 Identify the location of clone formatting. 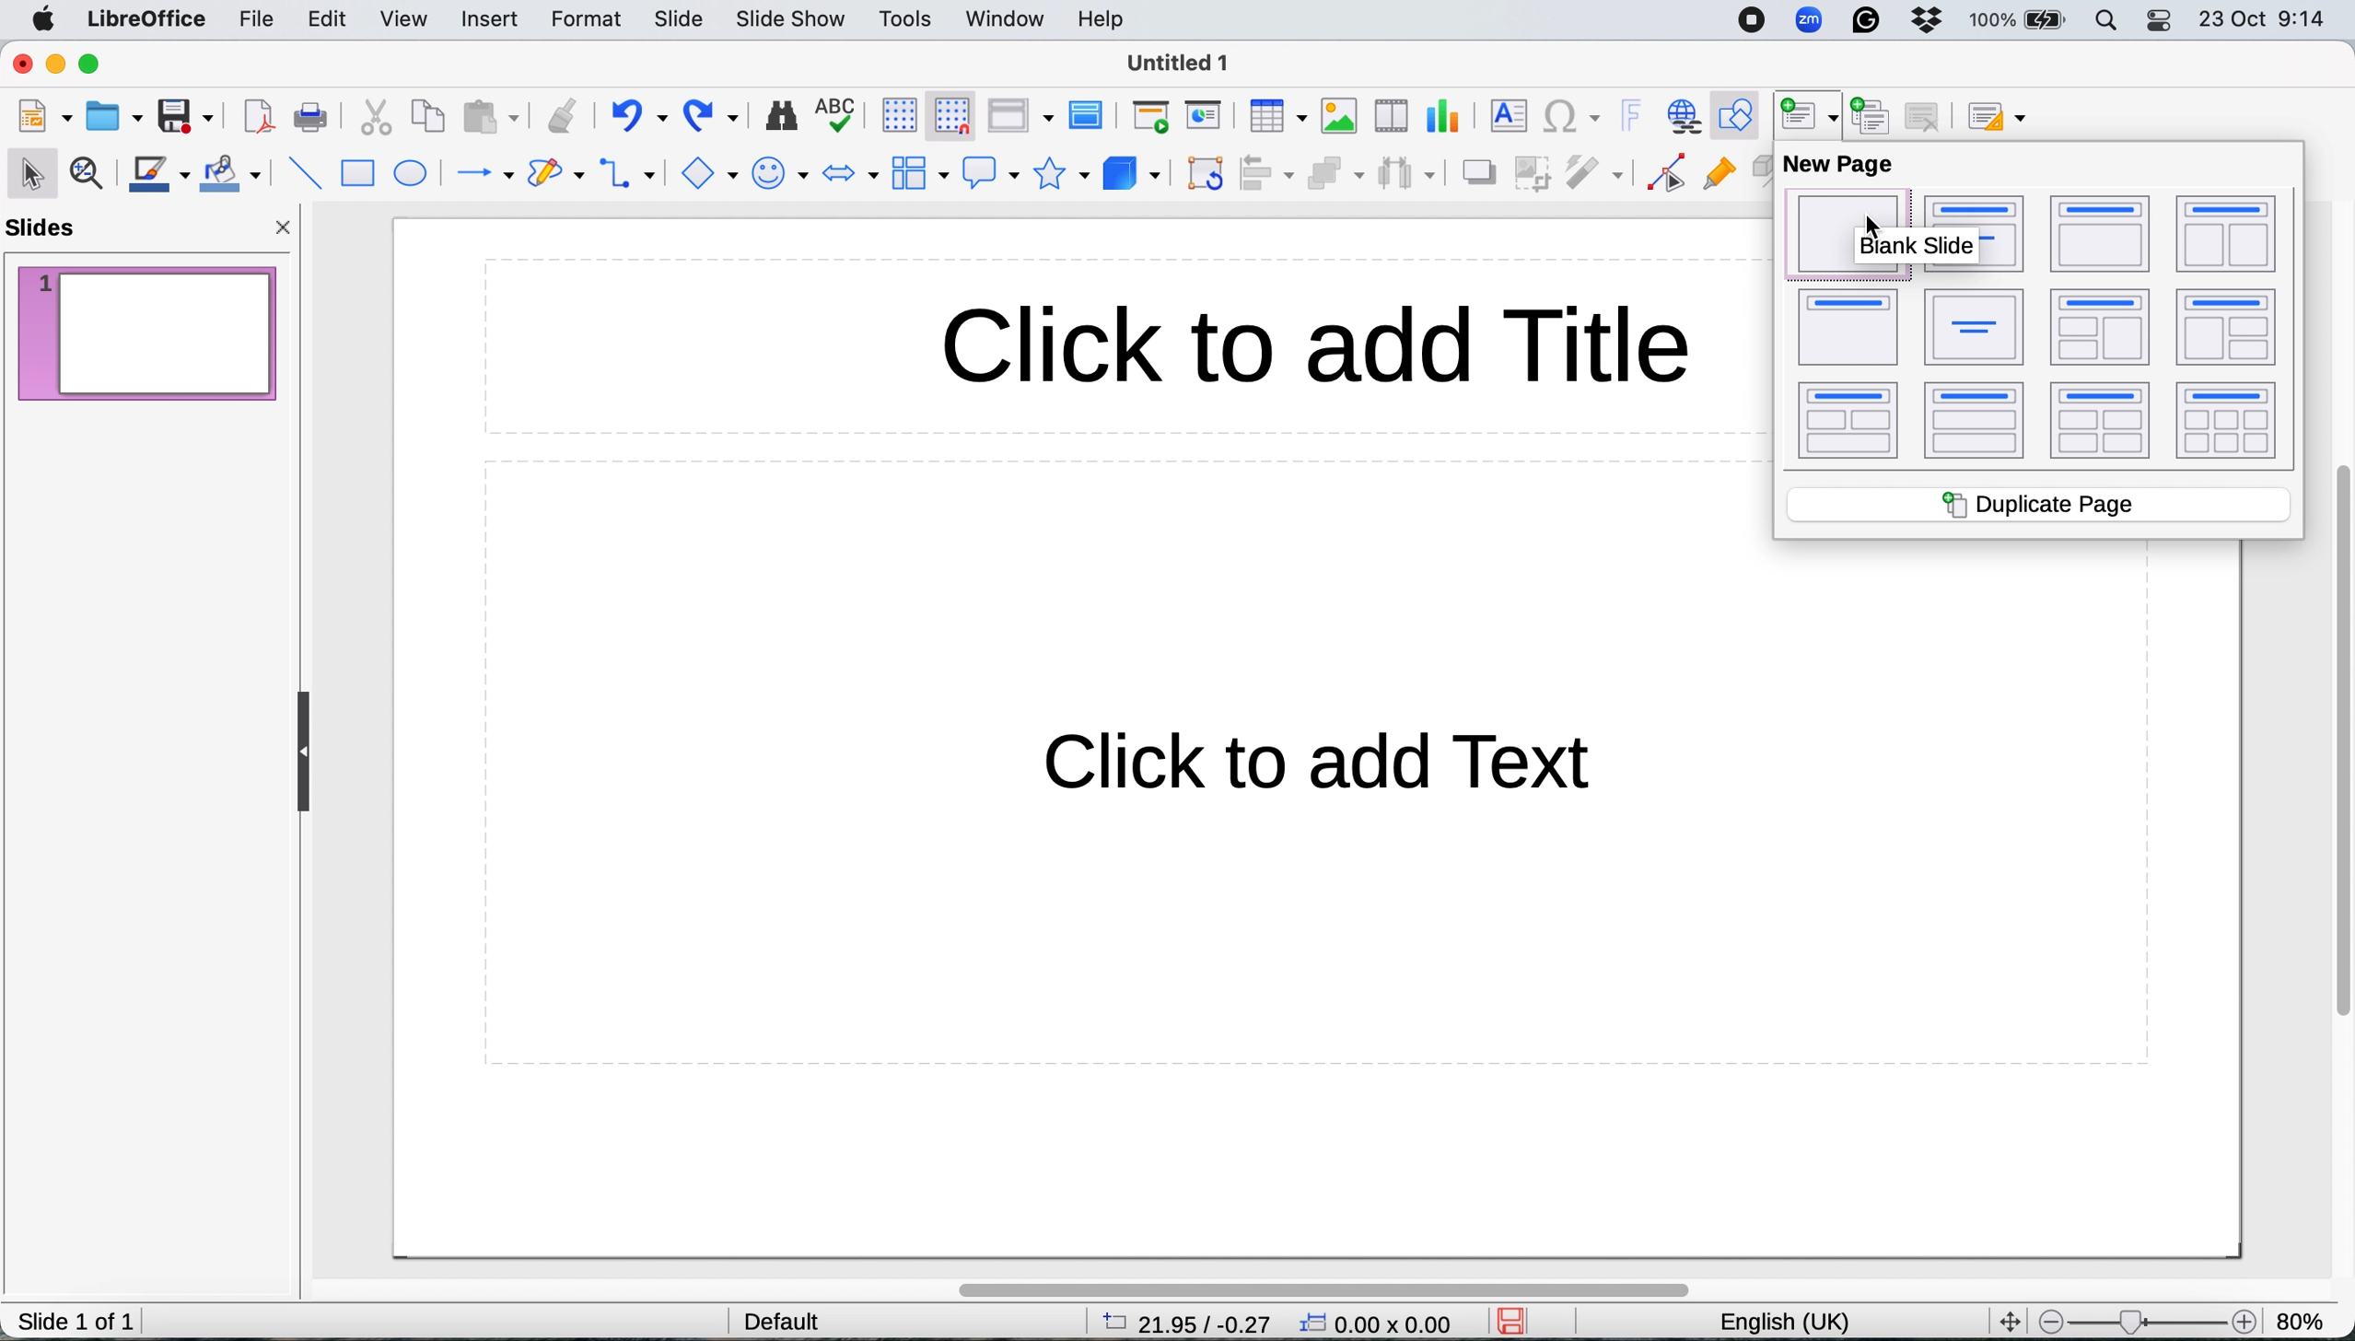
(561, 115).